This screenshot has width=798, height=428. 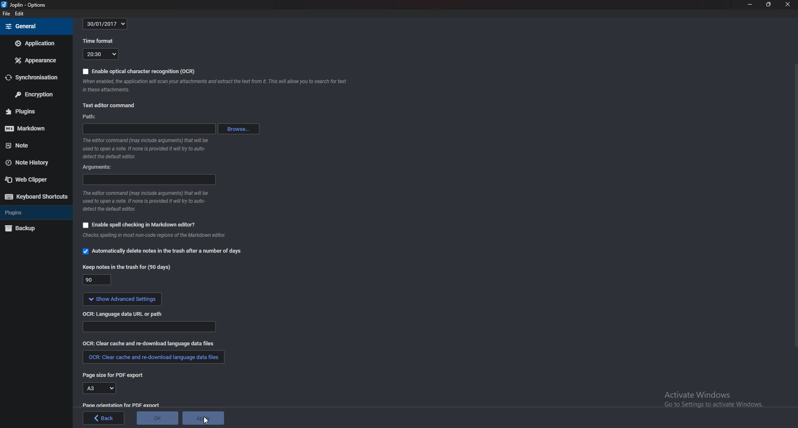 What do you see at coordinates (97, 280) in the screenshot?
I see `90 days` at bounding box center [97, 280].